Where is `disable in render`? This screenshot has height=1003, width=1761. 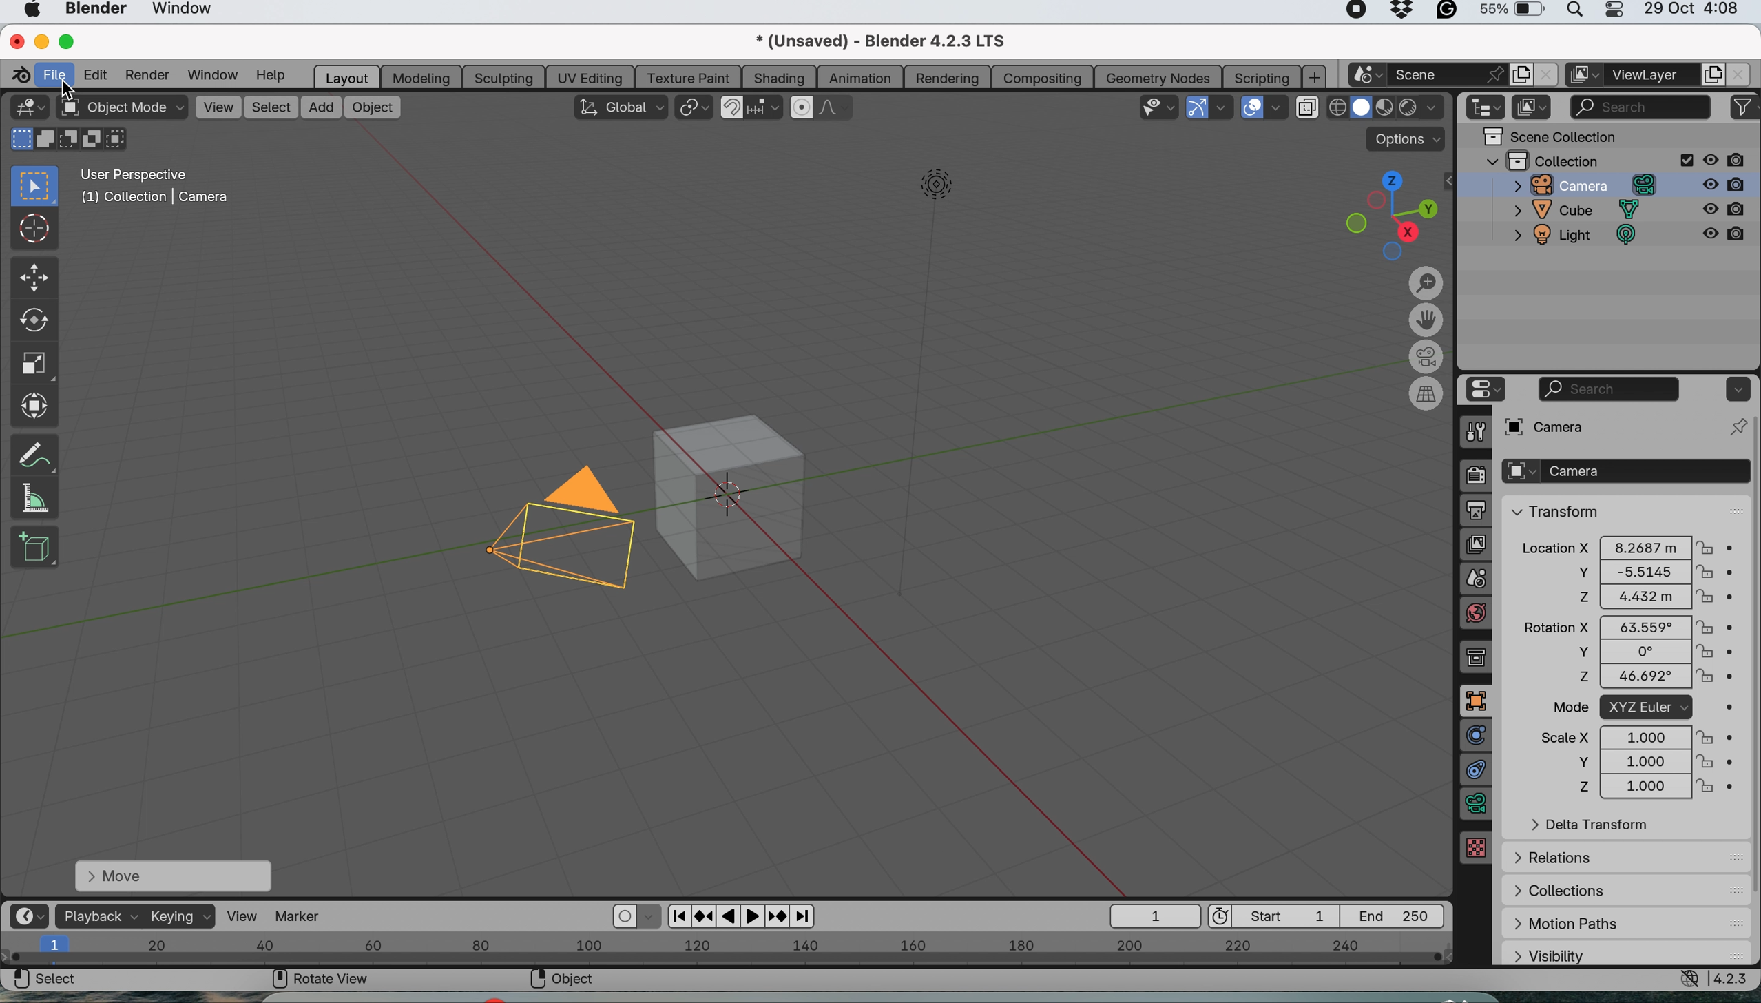
disable in render is located at coordinates (1724, 210).